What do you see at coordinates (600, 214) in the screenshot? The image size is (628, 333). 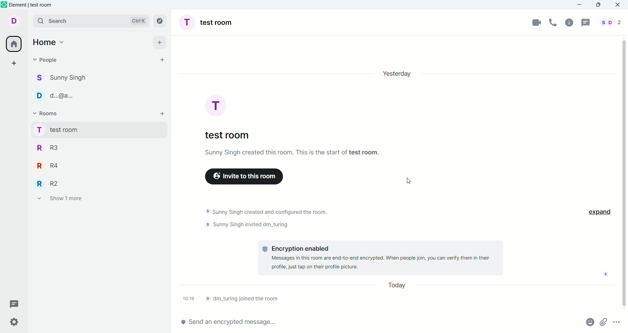 I see `expand` at bounding box center [600, 214].